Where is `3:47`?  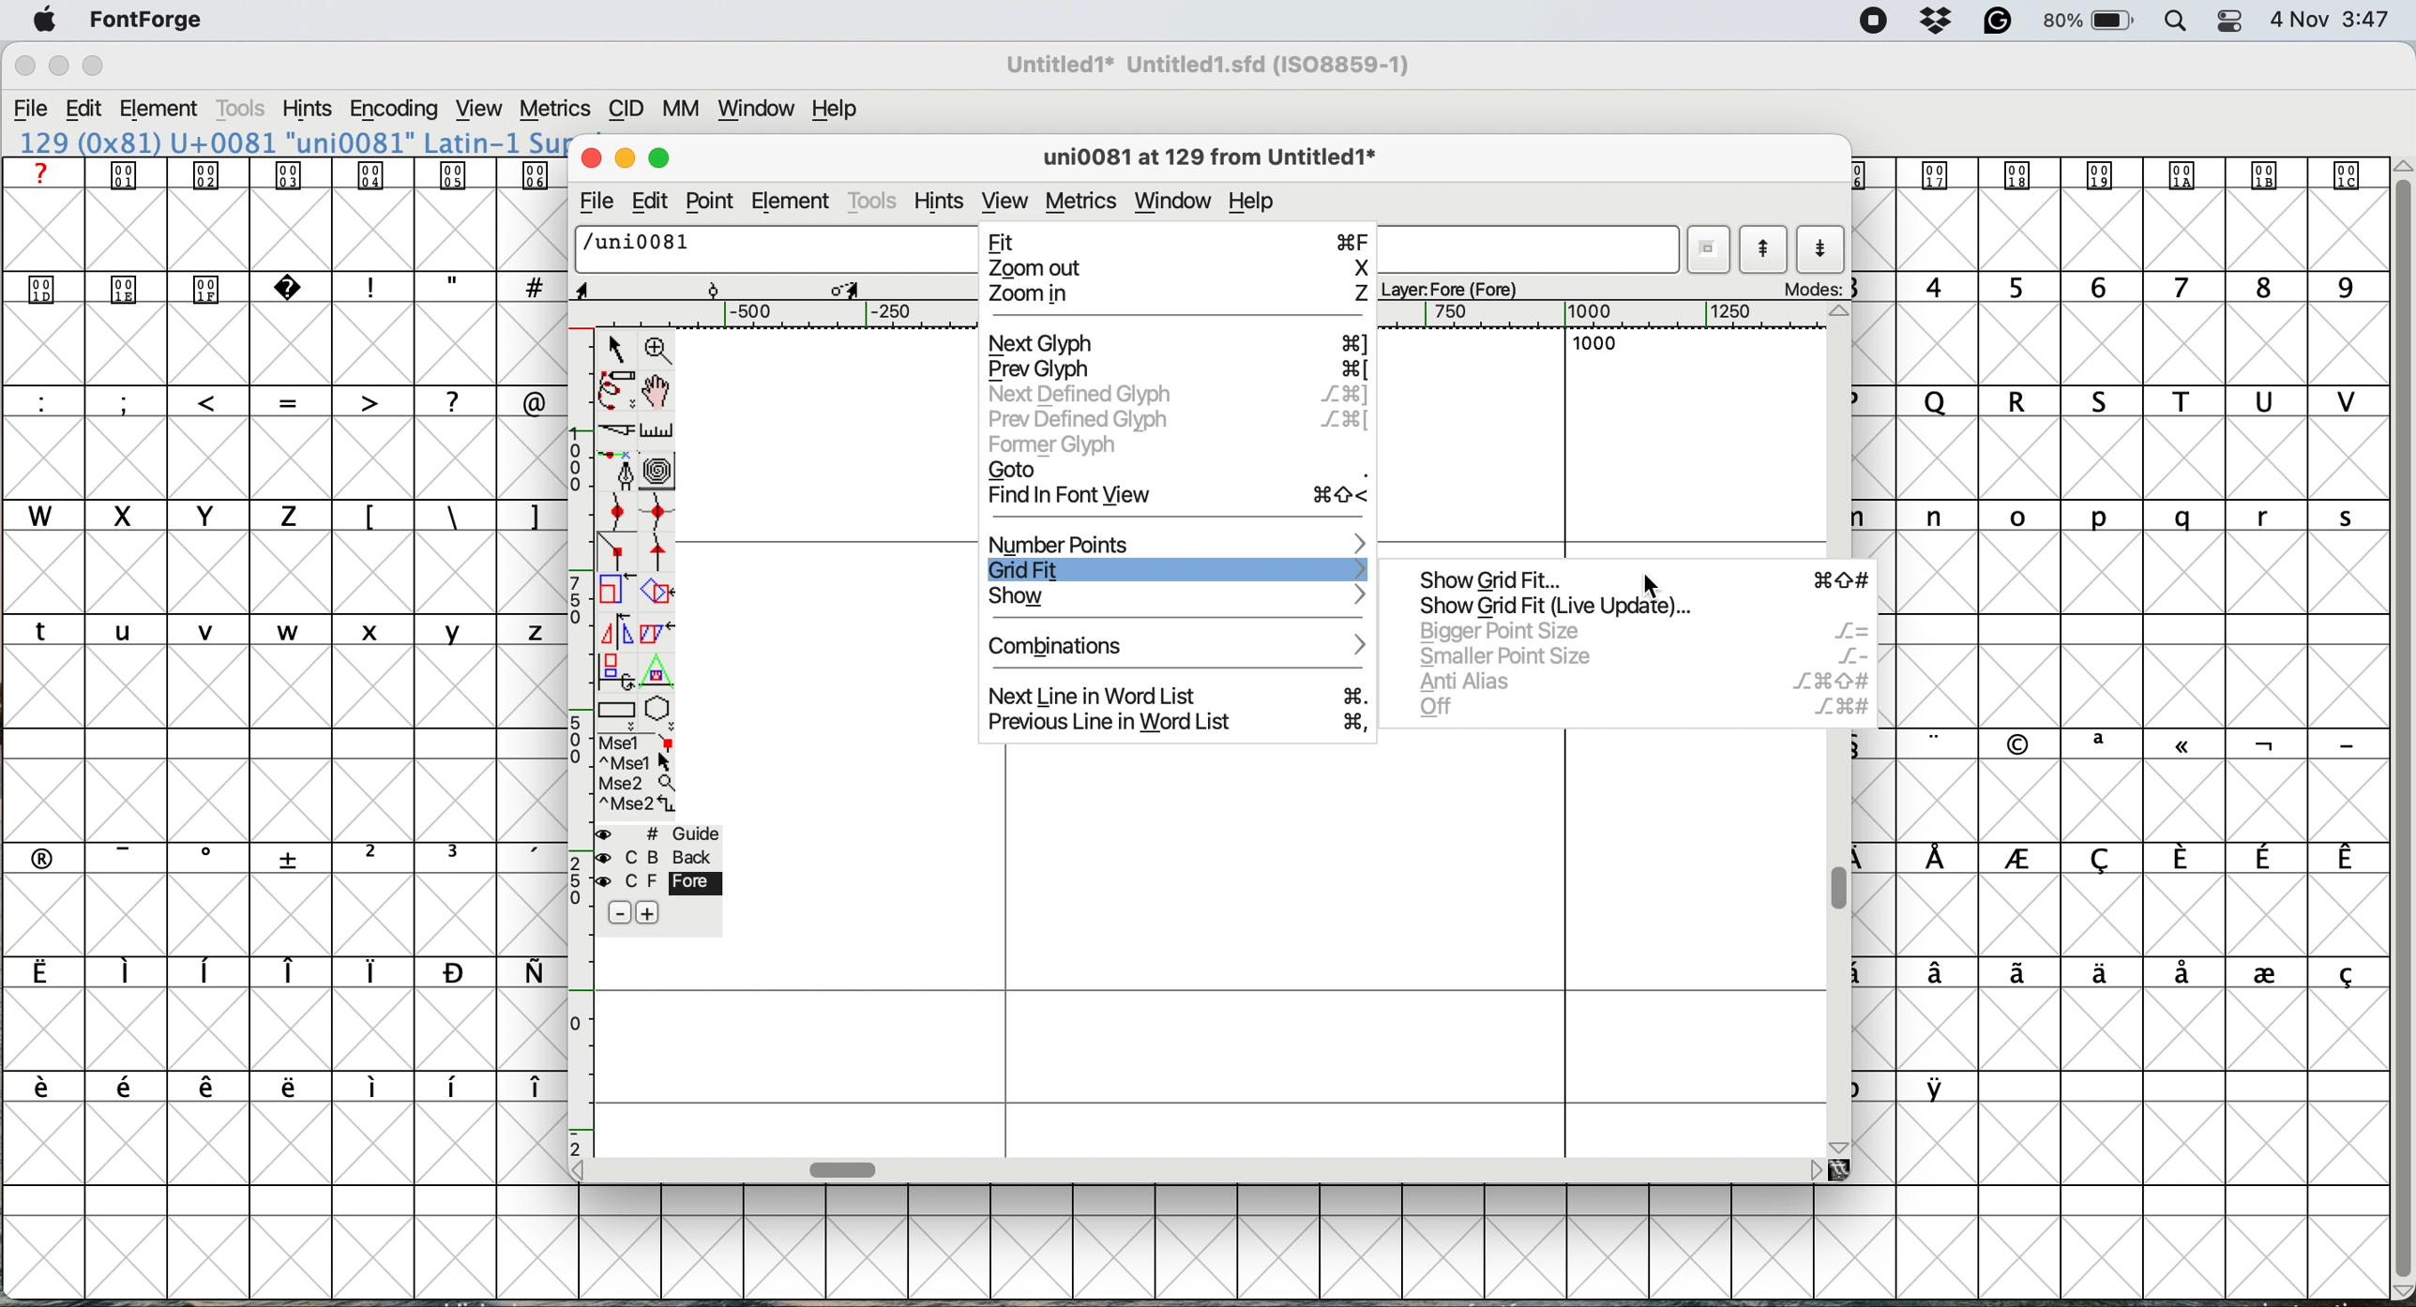 3:47 is located at coordinates (2364, 22).